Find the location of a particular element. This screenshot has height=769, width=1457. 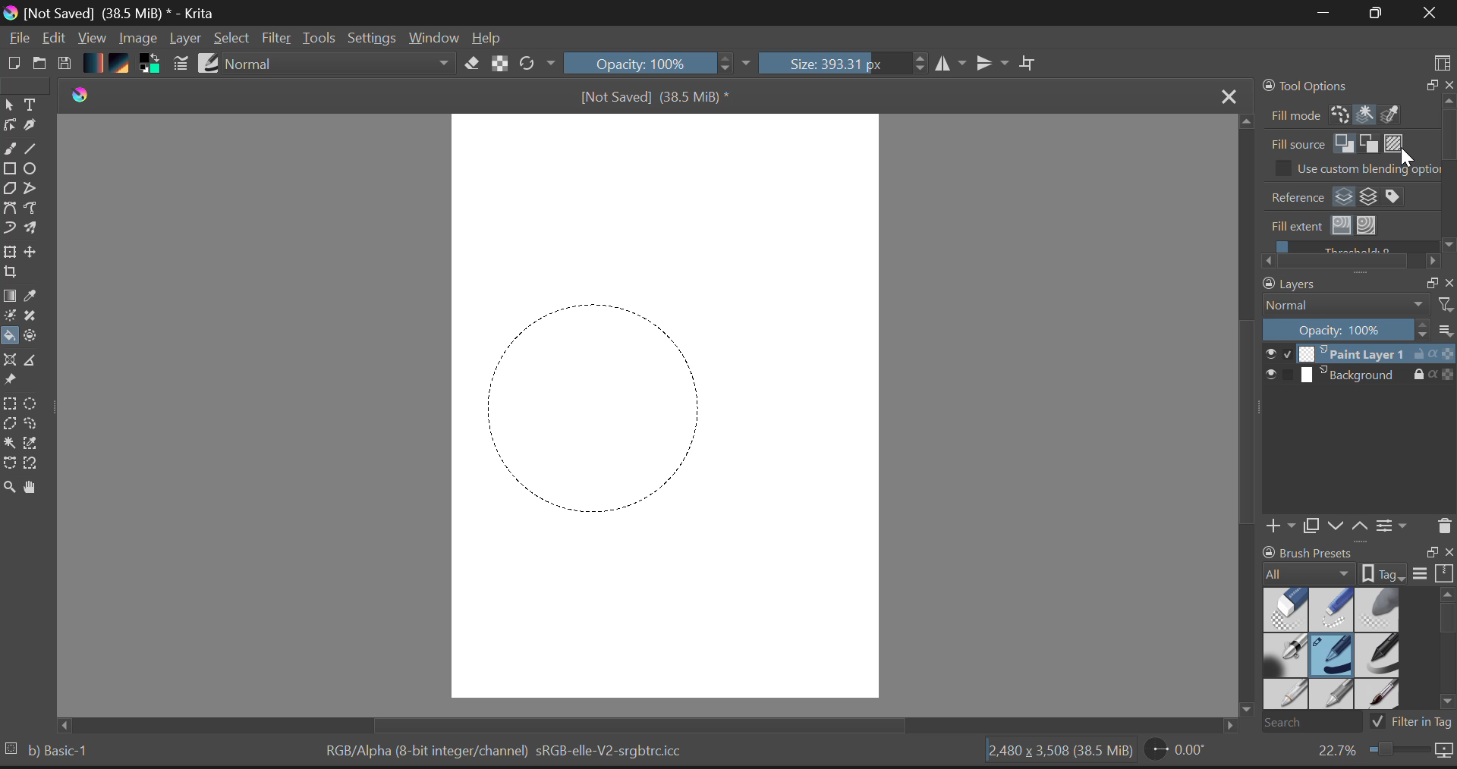

Minimize is located at coordinates (1371, 13).